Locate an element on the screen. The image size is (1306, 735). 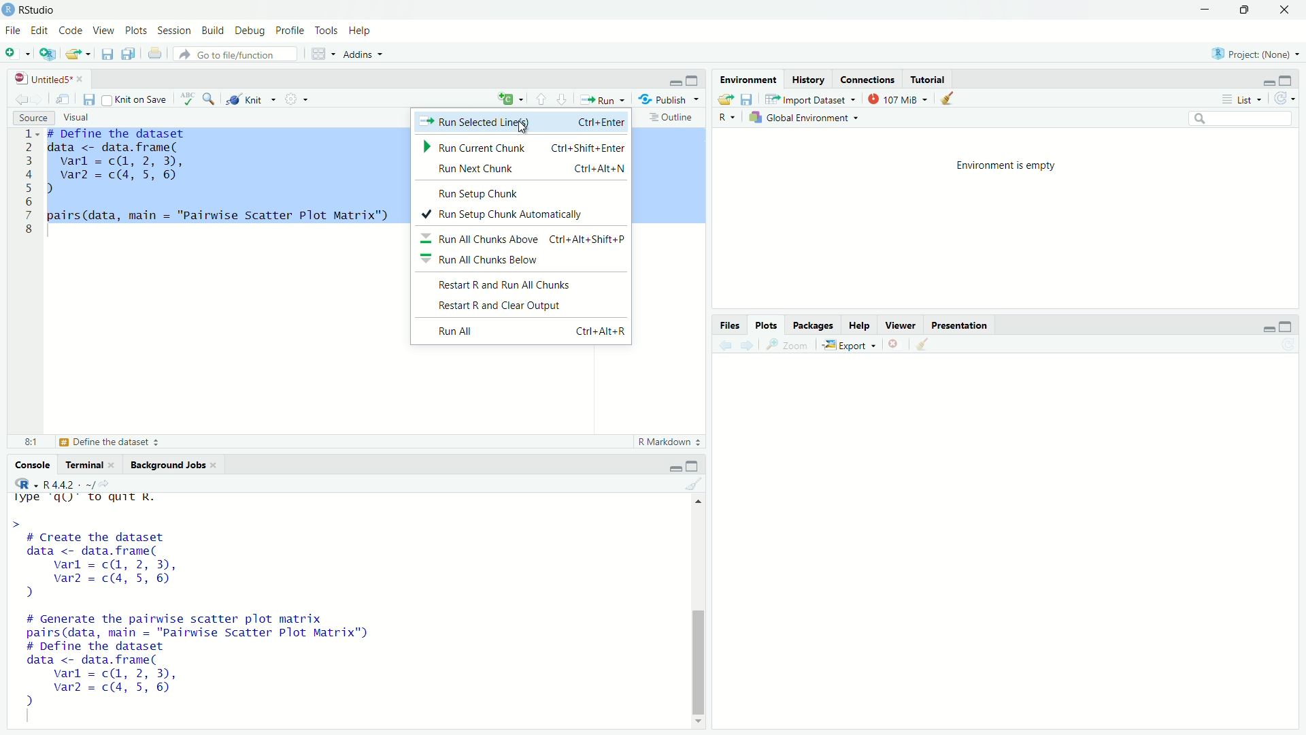
Find/Replace  is located at coordinates (209, 98).